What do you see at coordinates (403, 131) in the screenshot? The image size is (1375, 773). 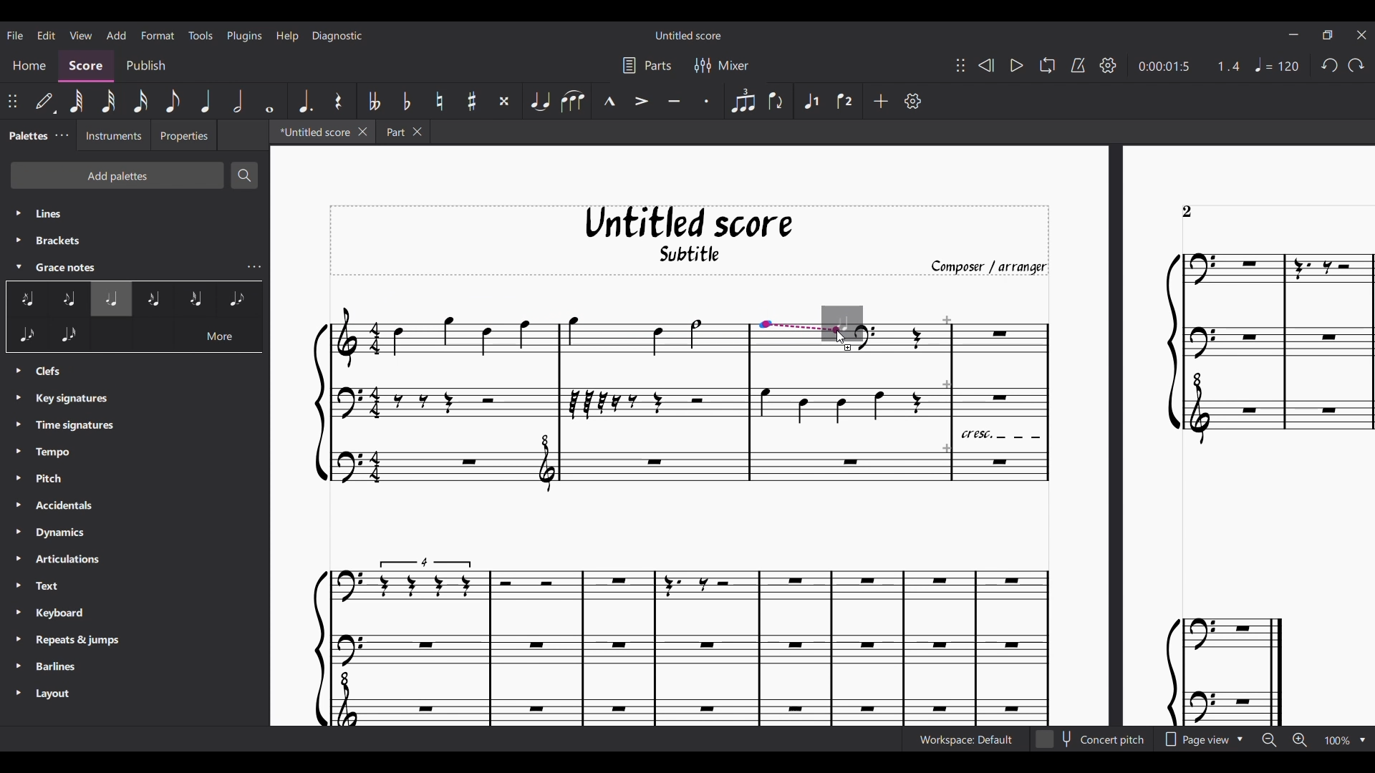 I see `Earlier tab` at bounding box center [403, 131].